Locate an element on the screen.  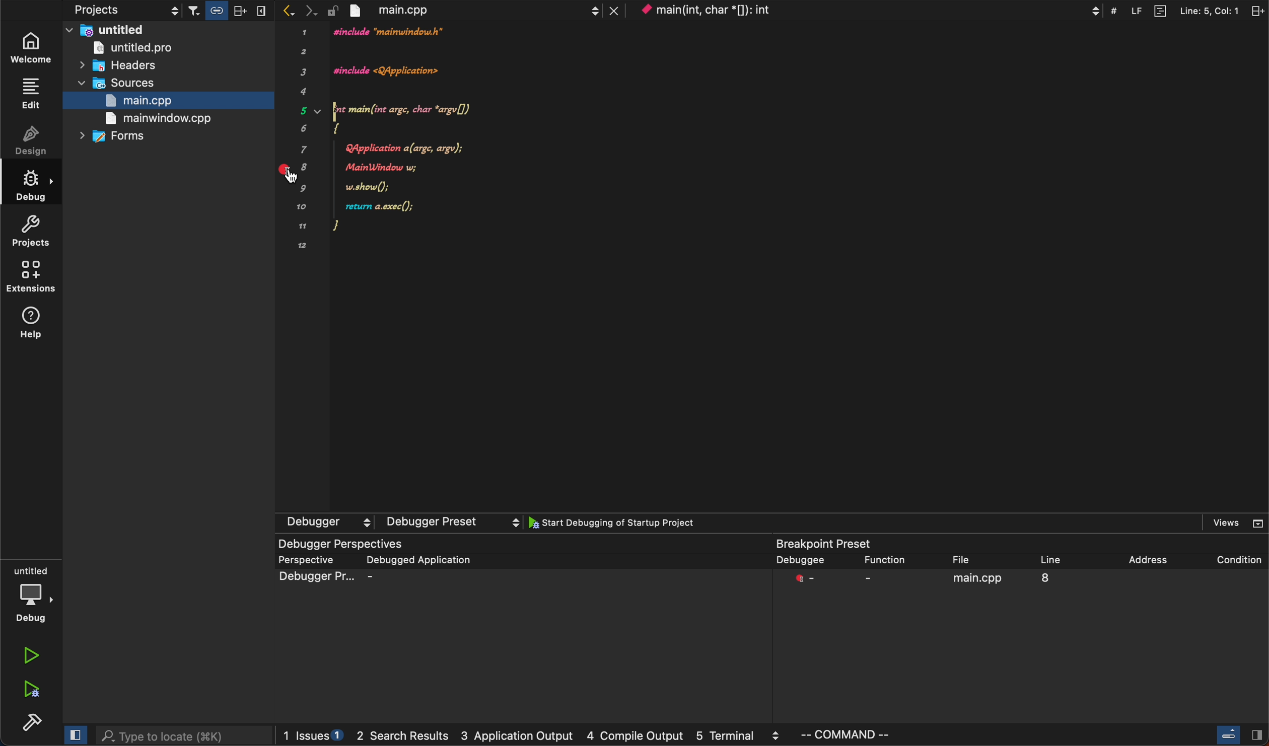
edit is located at coordinates (31, 94).